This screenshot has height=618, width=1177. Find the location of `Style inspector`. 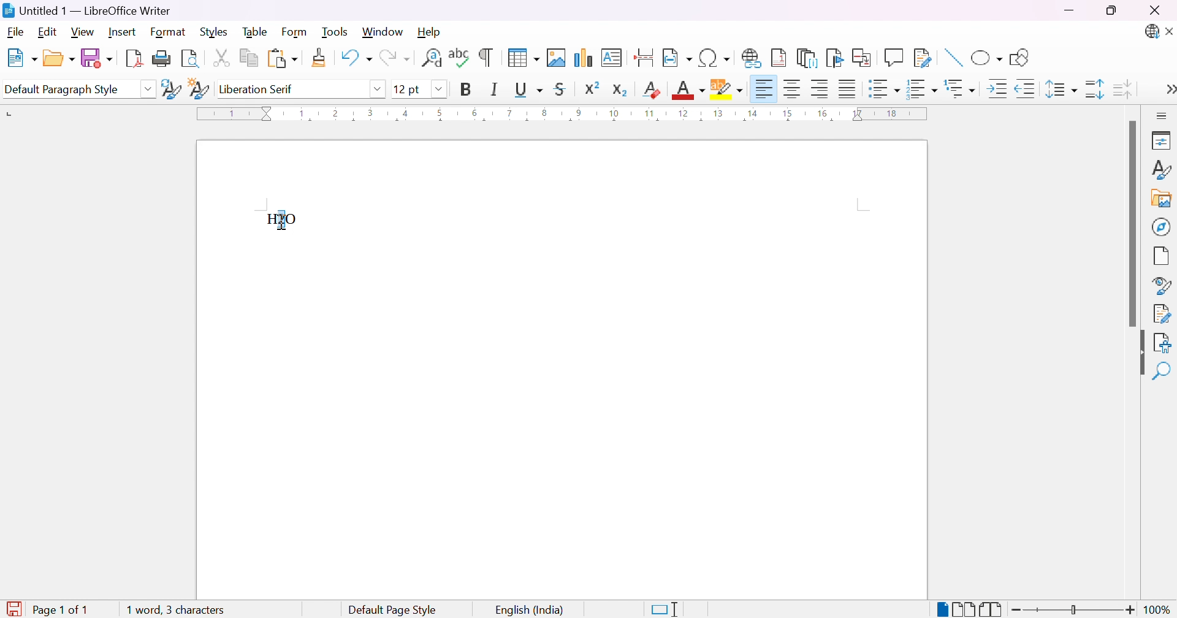

Style inspector is located at coordinates (1161, 286).